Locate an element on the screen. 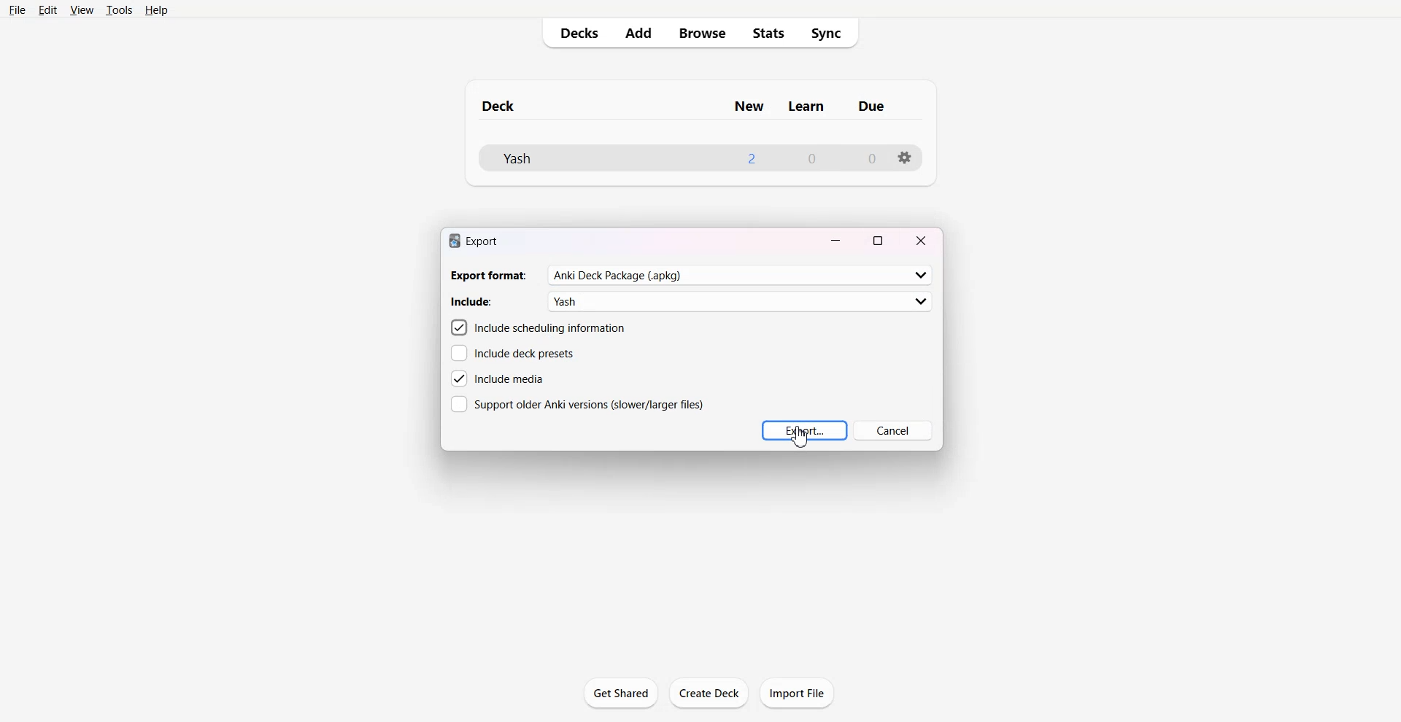 This screenshot has width=1401, height=722. Maximize is located at coordinates (879, 239).